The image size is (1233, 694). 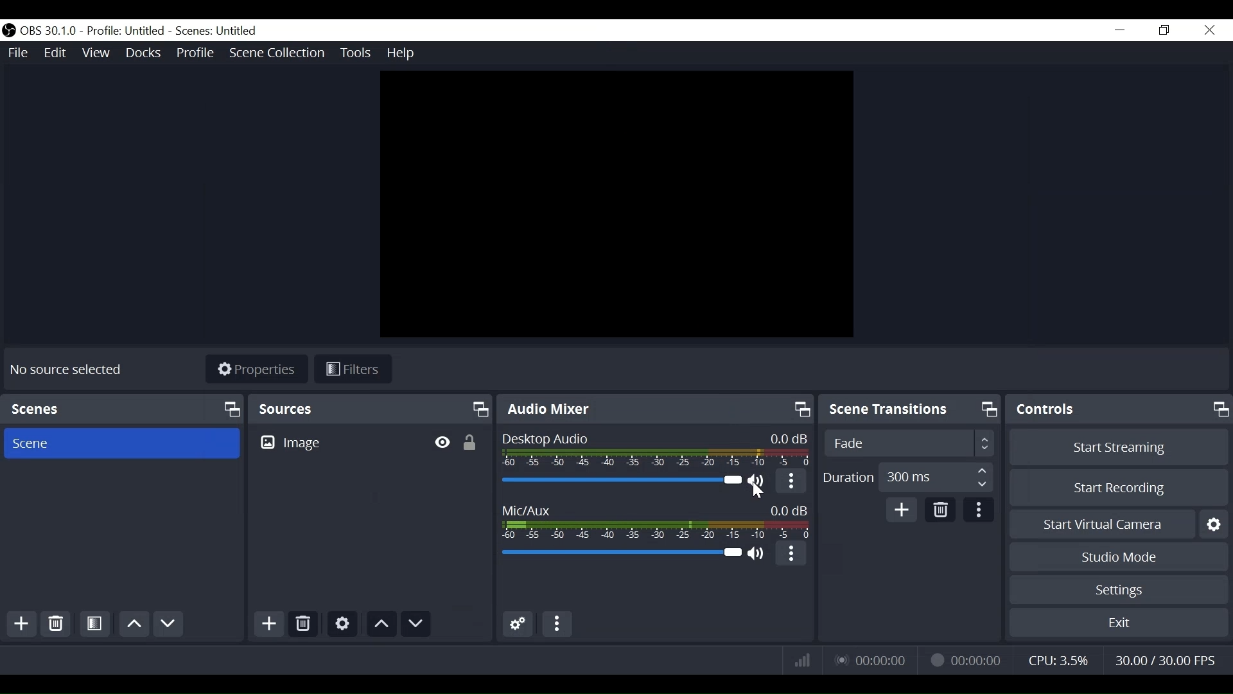 I want to click on Mic Slider, so click(x=621, y=553).